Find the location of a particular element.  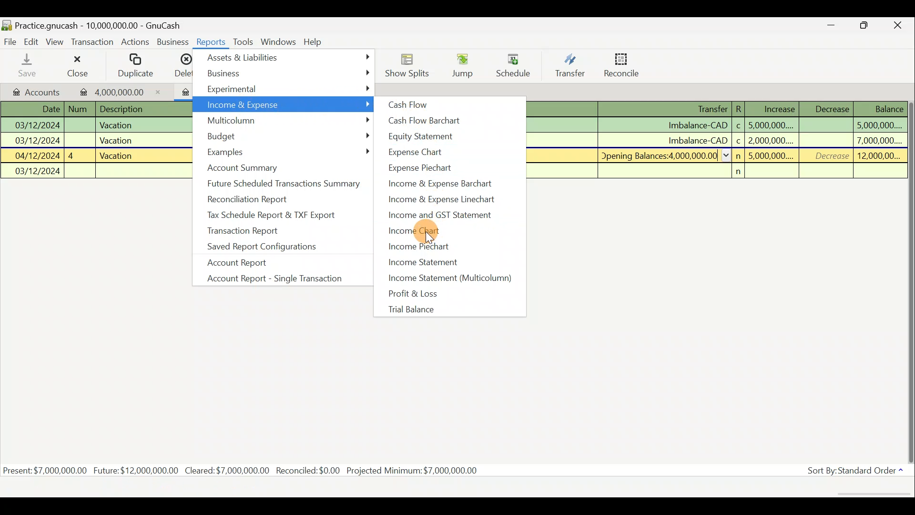

Minimize is located at coordinates (828, 26).